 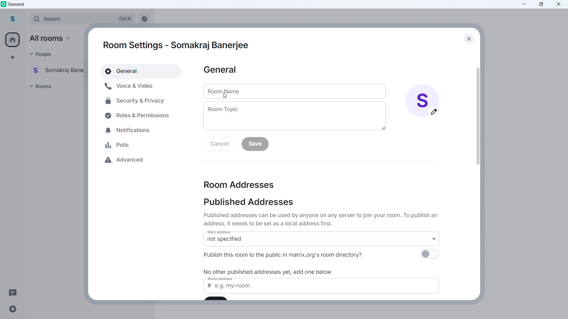 What do you see at coordinates (429, 255) in the screenshot?
I see `publish this room to the public in matrix org's room directory switch` at bounding box center [429, 255].